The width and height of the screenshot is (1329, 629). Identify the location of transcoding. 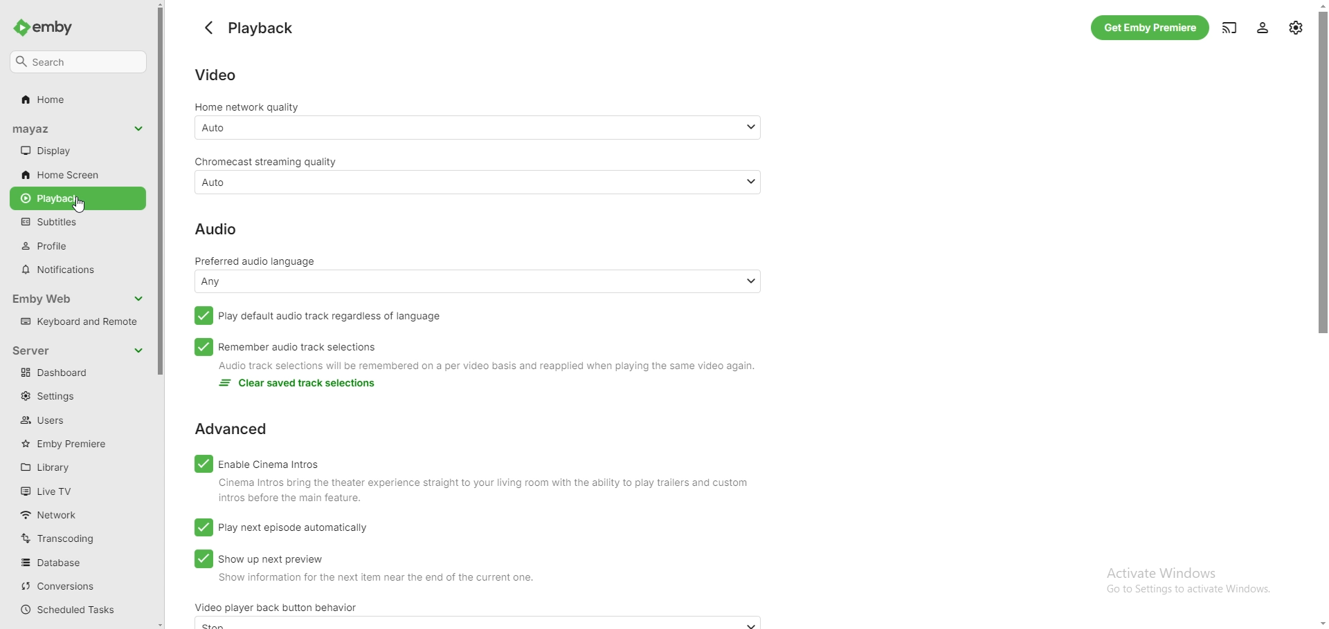
(77, 538).